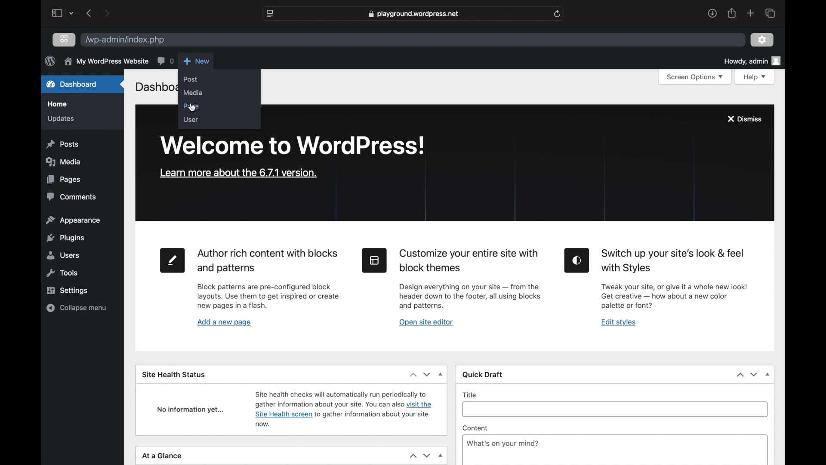  What do you see at coordinates (679, 280) in the screenshot?
I see `Switch up your site's look & feel
with Styles

Tweak your site, or give it a whole new look!
Get creative — how about a new color
palette or font?` at bounding box center [679, 280].